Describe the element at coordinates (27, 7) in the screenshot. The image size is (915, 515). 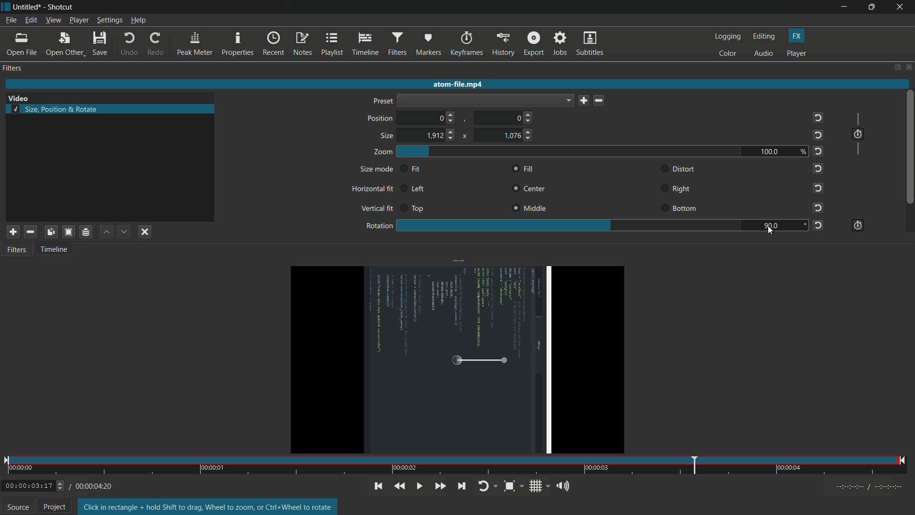
I see `untitled` at that location.